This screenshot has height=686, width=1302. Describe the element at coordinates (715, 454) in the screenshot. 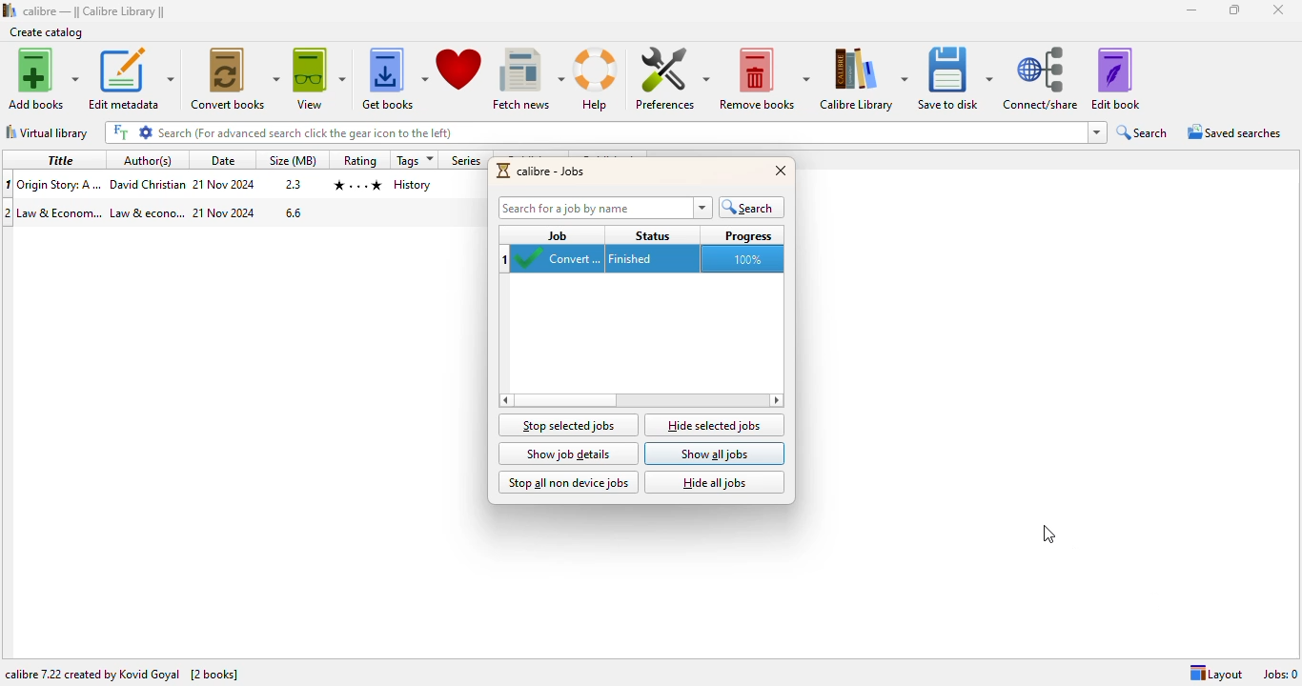

I see `show all jobs` at that location.